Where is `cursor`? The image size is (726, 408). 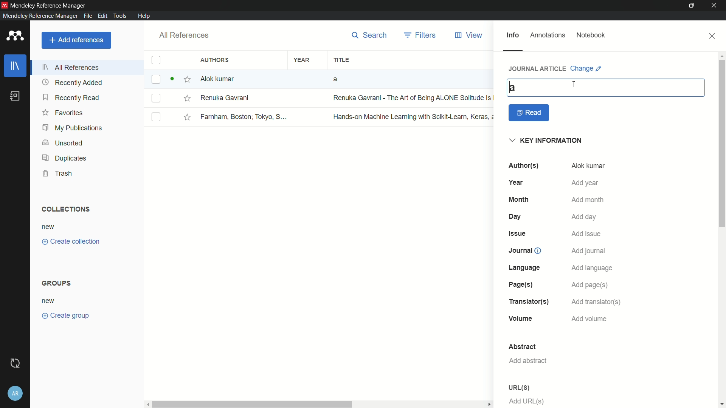
cursor is located at coordinates (574, 84).